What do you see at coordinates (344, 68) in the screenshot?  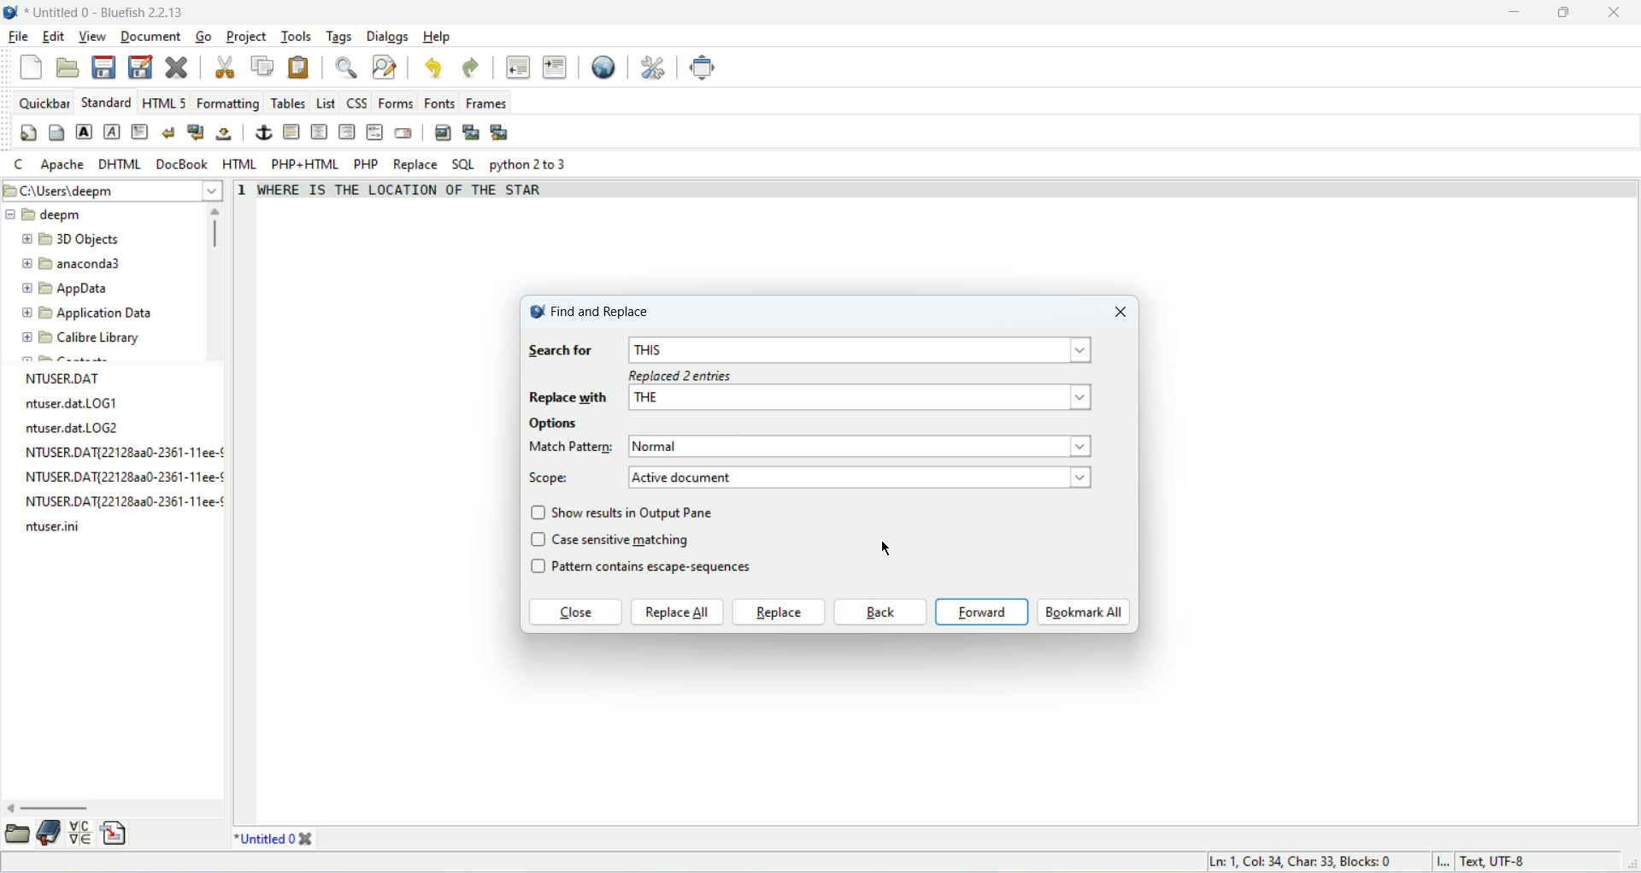 I see `find` at bounding box center [344, 68].